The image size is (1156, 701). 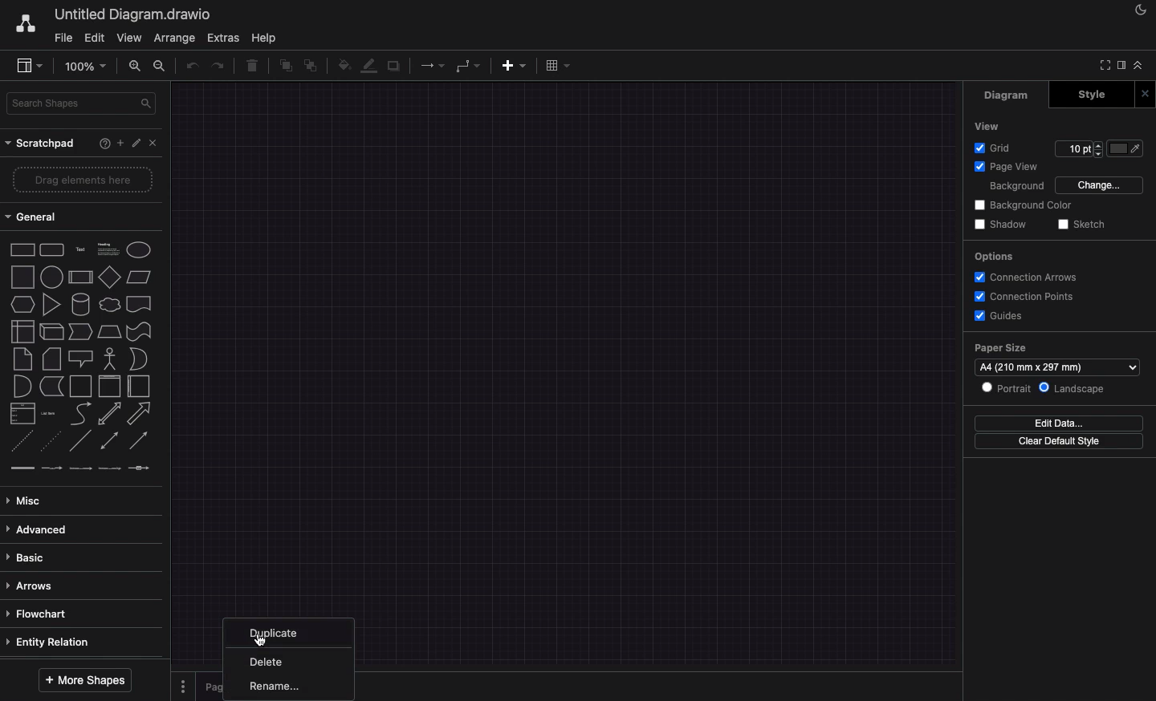 I want to click on advanced, so click(x=41, y=530).